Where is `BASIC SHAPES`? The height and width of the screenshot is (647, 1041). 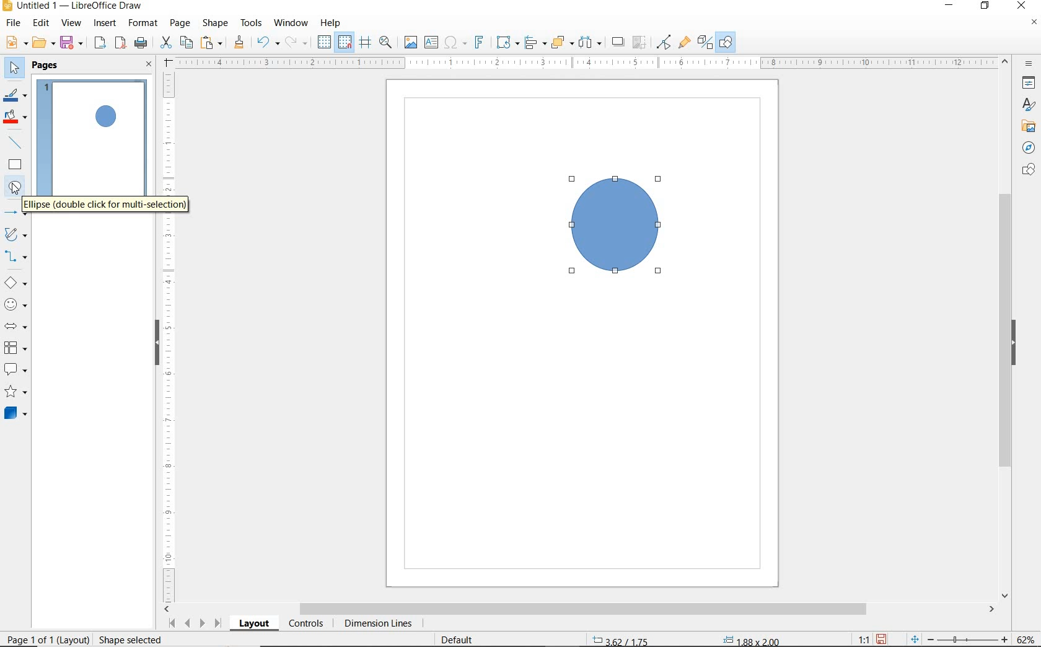
BASIC SHAPES is located at coordinates (16, 284).